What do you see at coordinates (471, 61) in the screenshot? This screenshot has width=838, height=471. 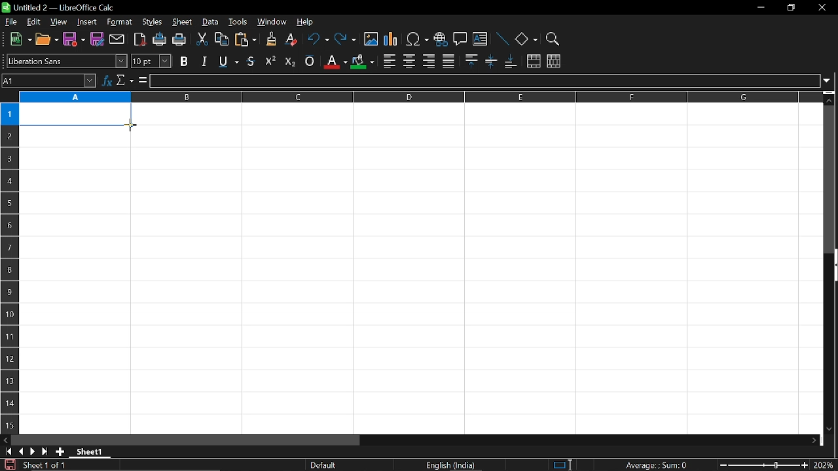 I see `align top` at bounding box center [471, 61].